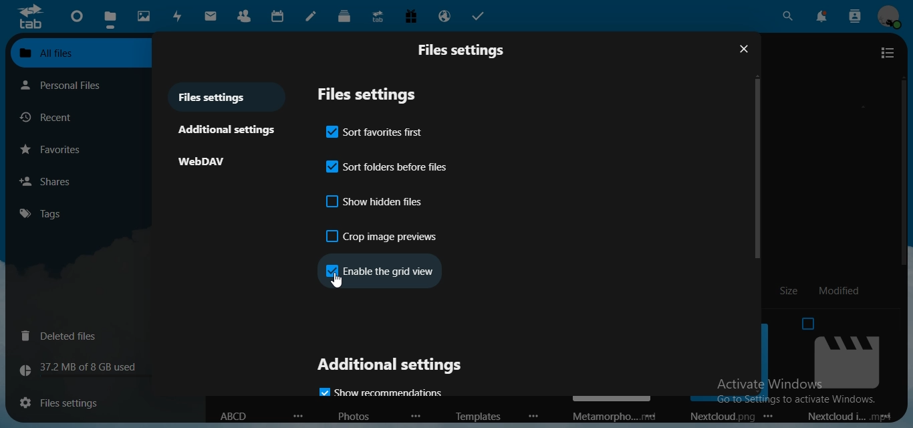  I want to click on icon, so click(30, 18).